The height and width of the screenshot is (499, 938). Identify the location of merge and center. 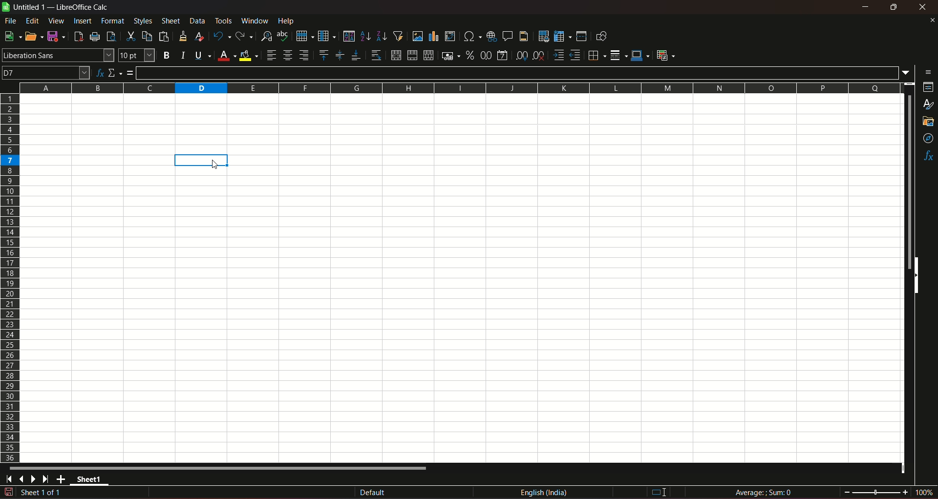
(395, 55).